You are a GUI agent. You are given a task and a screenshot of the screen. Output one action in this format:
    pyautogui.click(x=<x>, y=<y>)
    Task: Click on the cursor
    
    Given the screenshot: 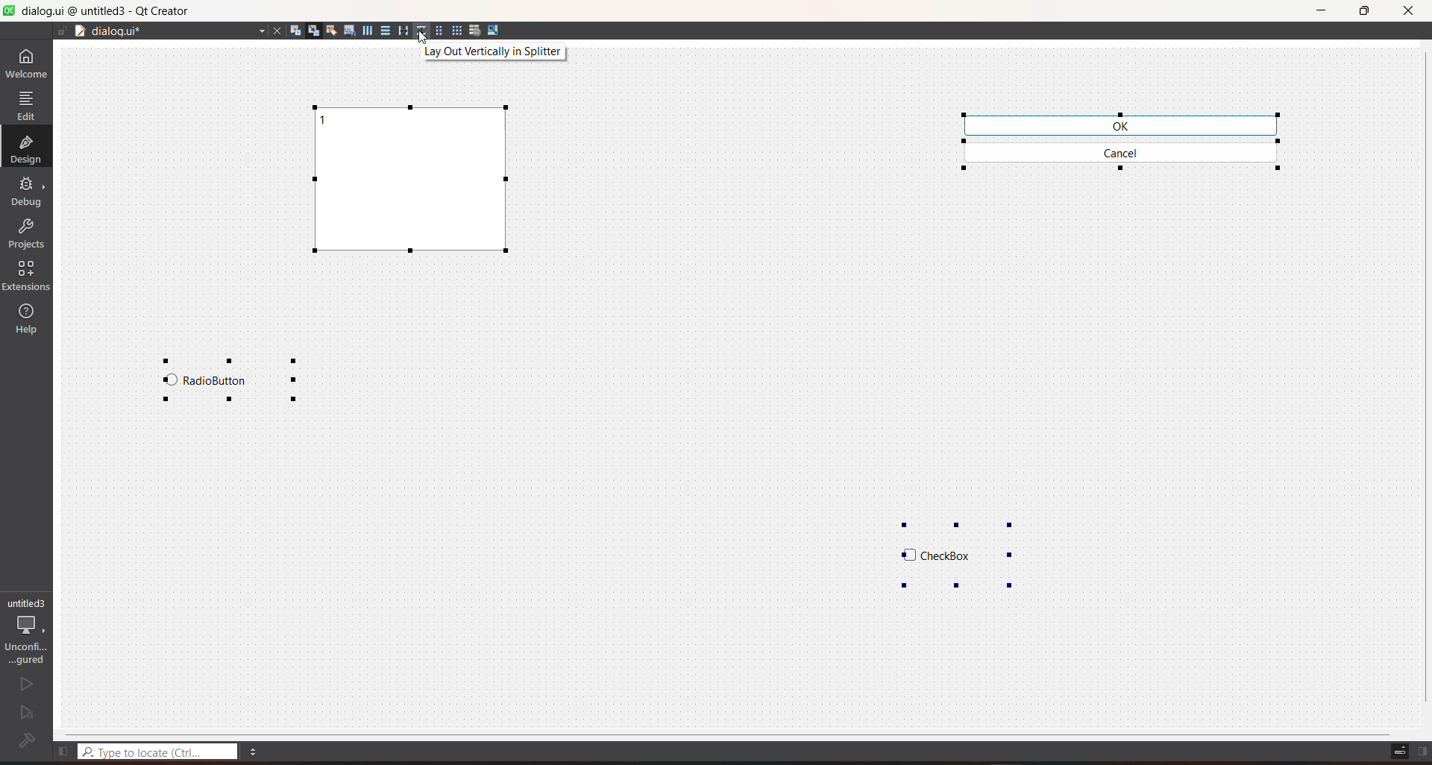 What is the action you would take?
    pyautogui.click(x=421, y=44)
    